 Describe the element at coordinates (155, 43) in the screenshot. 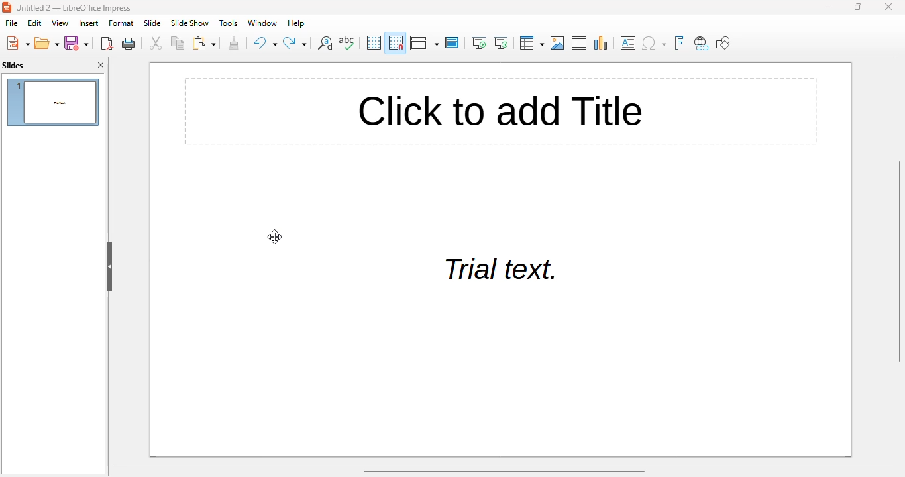

I see `cut` at that location.